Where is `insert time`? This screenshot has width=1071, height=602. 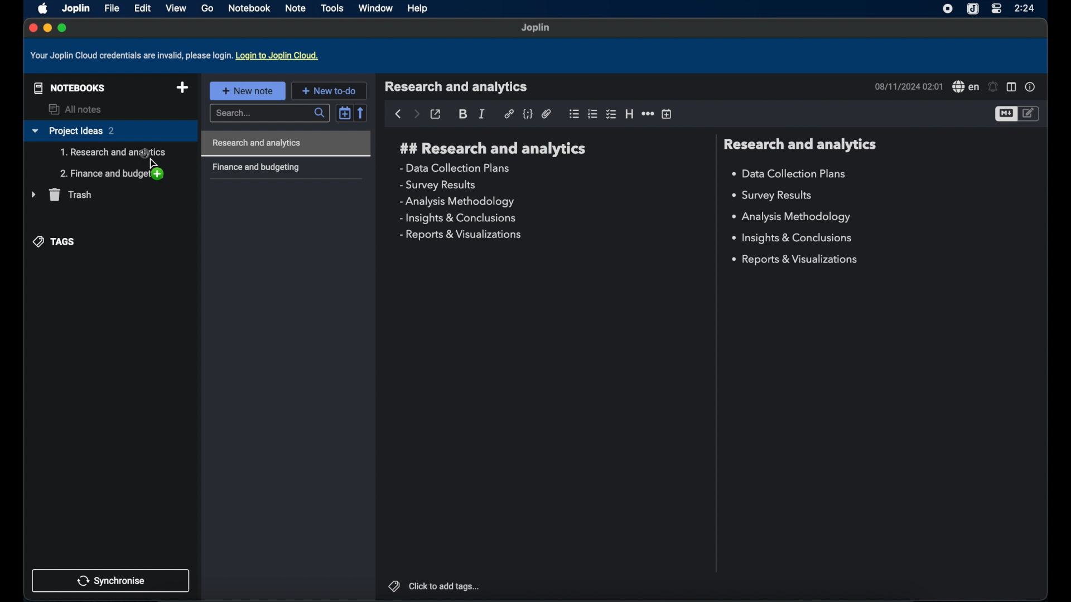
insert time is located at coordinates (668, 114).